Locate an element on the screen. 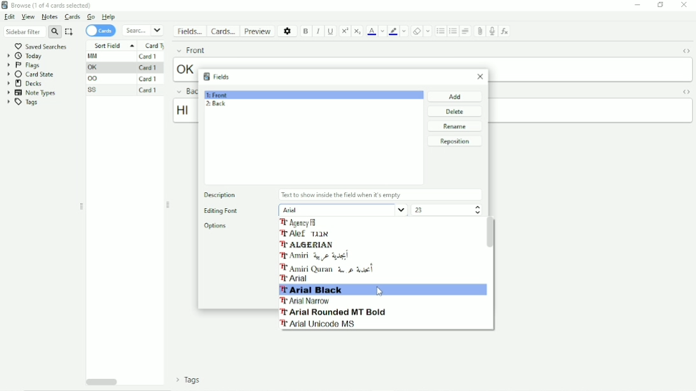  View is located at coordinates (27, 17).